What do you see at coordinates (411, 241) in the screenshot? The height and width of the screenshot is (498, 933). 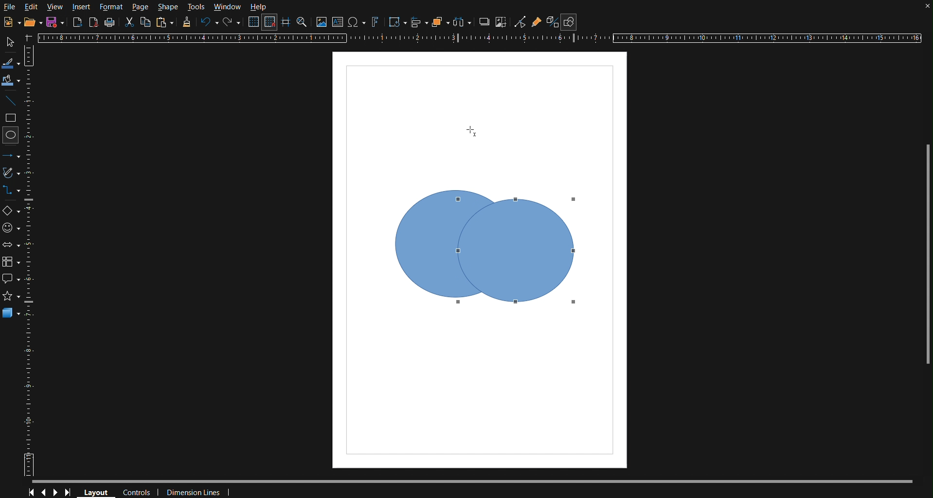 I see `Shape Box` at bounding box center [411, 241].